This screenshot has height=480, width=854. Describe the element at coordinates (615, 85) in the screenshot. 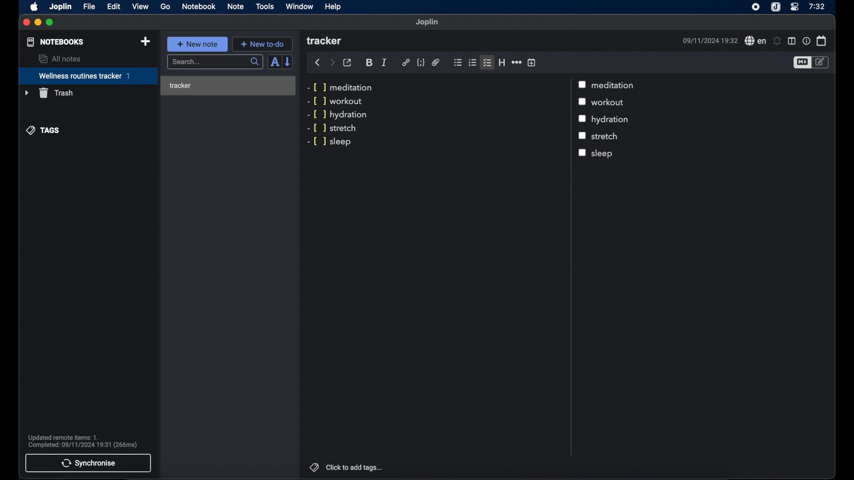

I see `meditation` at that location.